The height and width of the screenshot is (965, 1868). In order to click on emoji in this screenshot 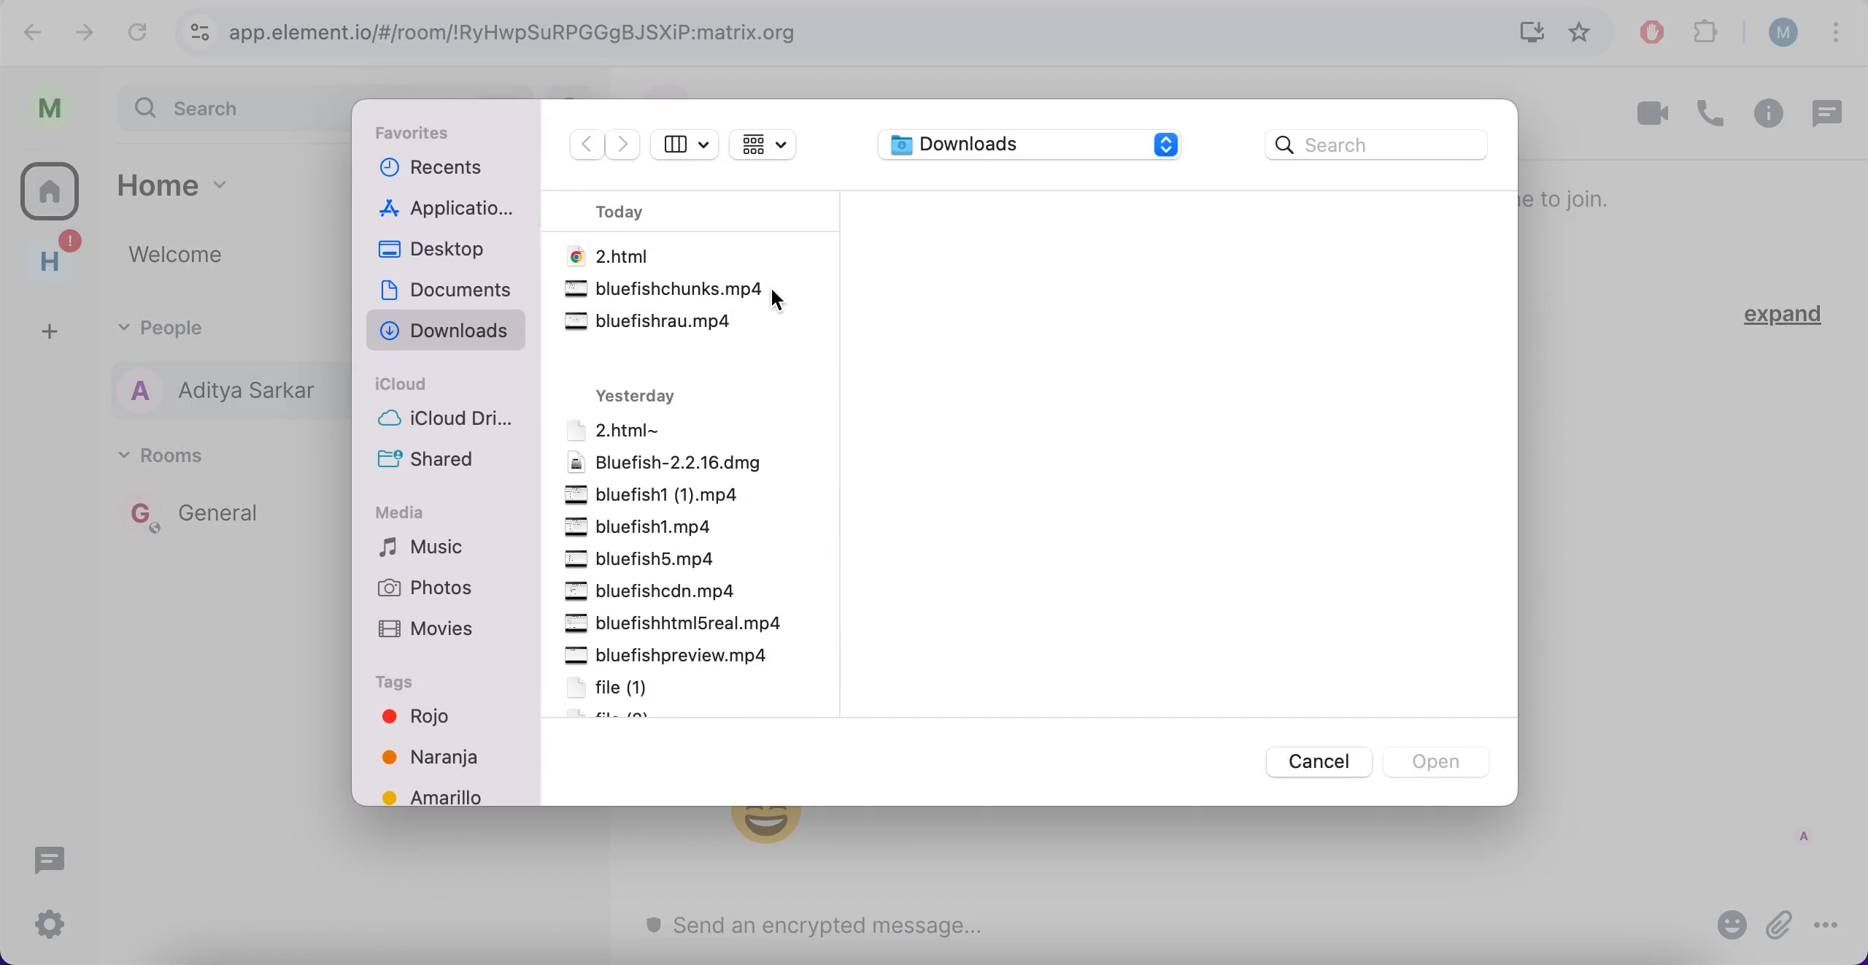, I will do `click(1734, 930)`.